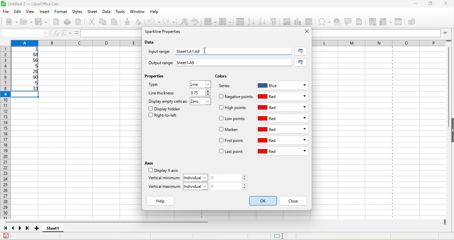 This screenshot has height=240, width=454. I want to click on column, so click(75, 42).